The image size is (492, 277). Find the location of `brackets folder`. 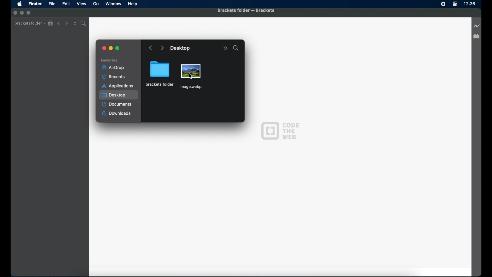

brackets folder is located at coordinates (30, 23).